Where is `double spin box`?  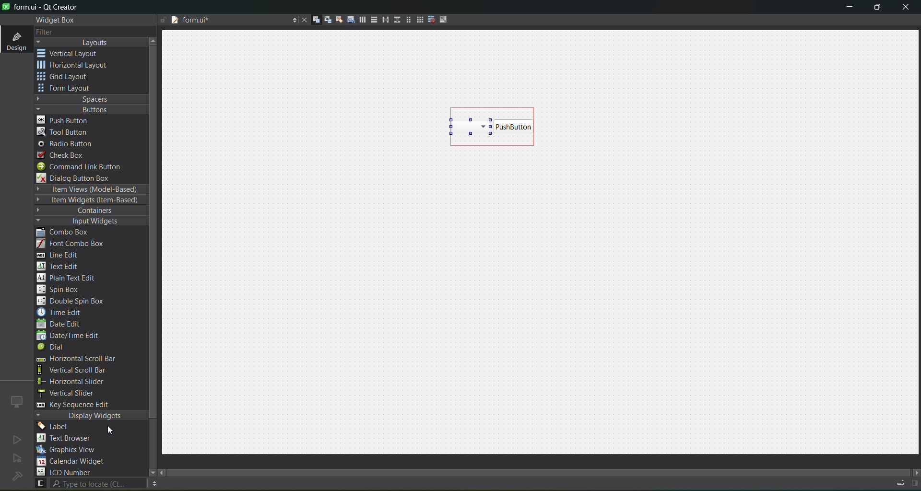
double spin box is located at coordinates (77, 301).